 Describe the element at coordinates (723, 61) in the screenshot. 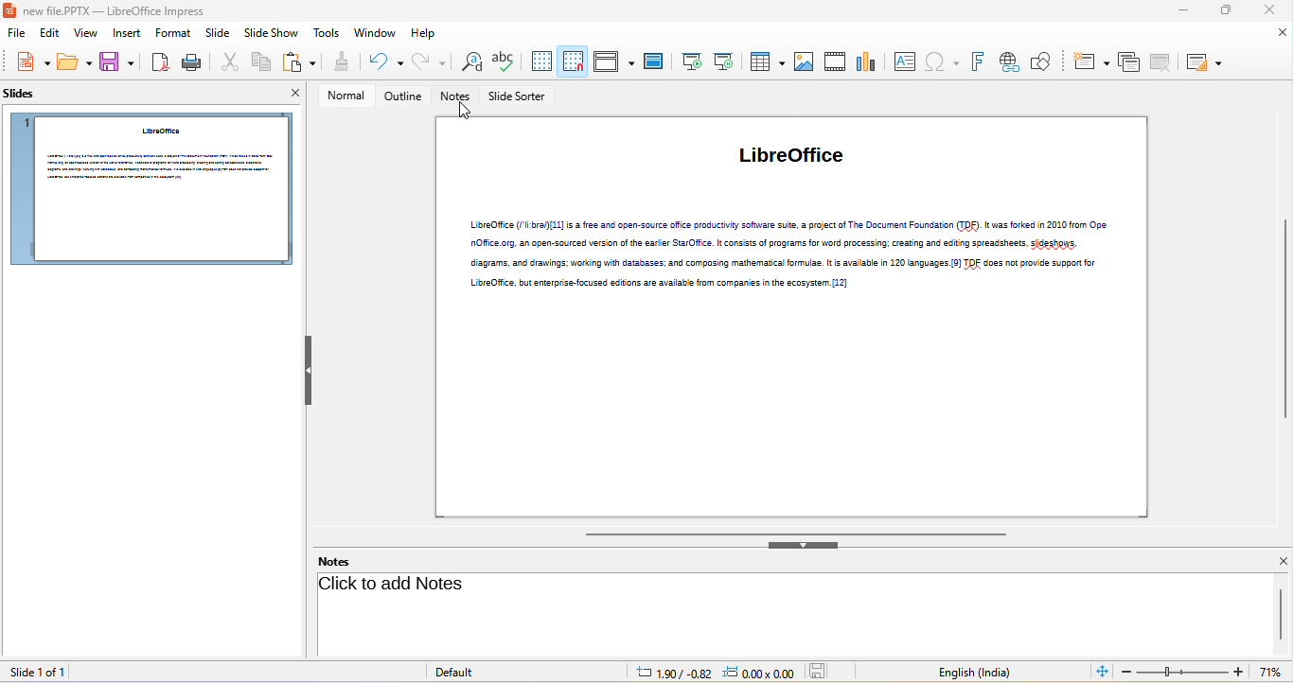

I see `start from current slide` at that location.